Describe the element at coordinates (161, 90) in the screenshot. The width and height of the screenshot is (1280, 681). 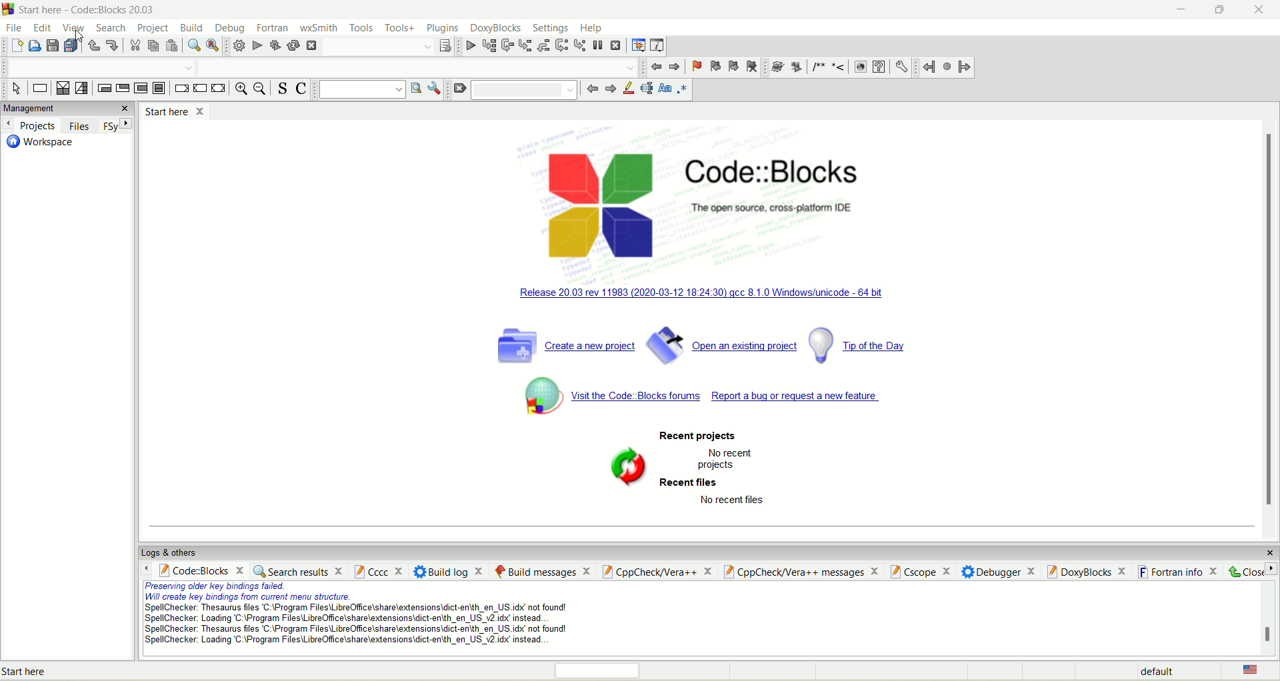
I see `block instruction` at that location.